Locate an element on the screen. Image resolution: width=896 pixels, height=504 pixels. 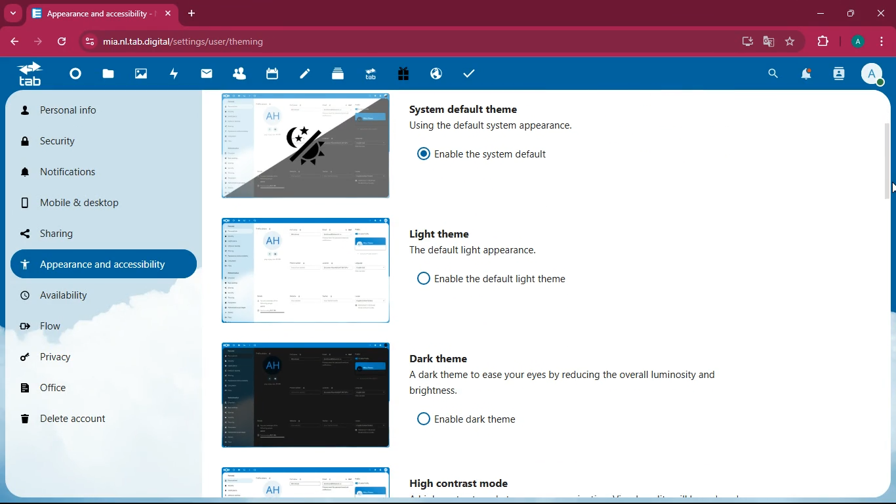
light theme is located at coordinates (443, 235).